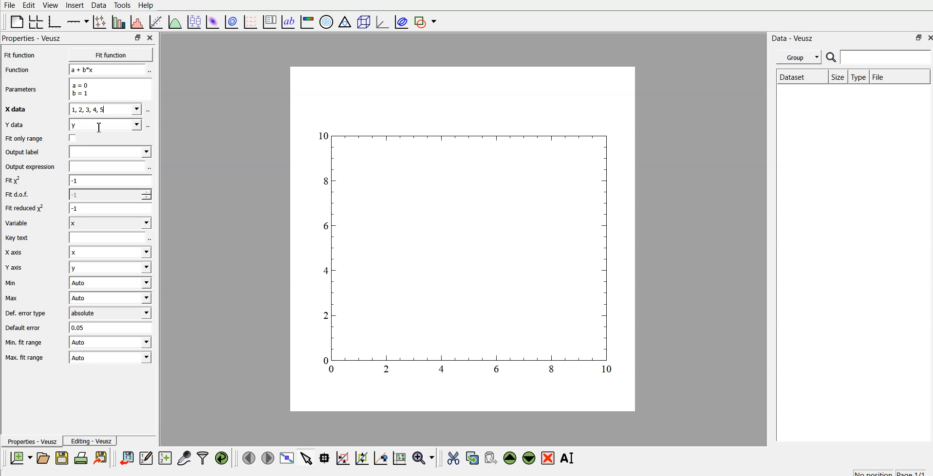 This screenshot has width=933, height=476. I want to click on restore down, so click(914, 39).